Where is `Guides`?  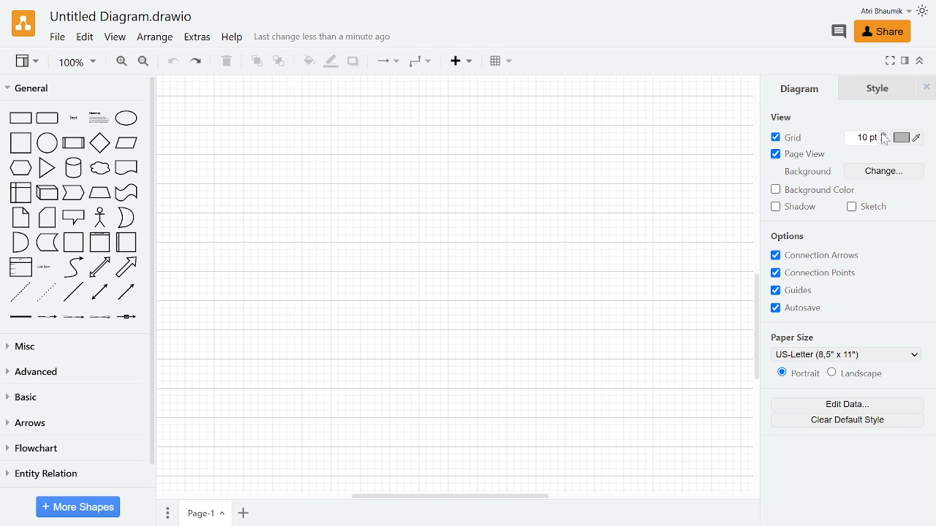 Guides is located at coordinates (815, 290).